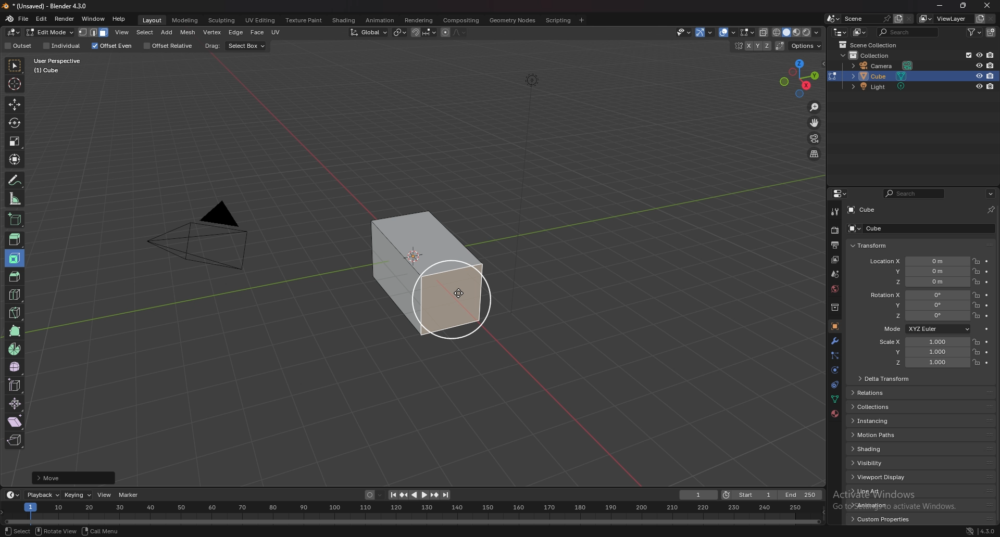  Describe the element at coordinates (78, 495) in the screenshot. I see `keying` at that location.